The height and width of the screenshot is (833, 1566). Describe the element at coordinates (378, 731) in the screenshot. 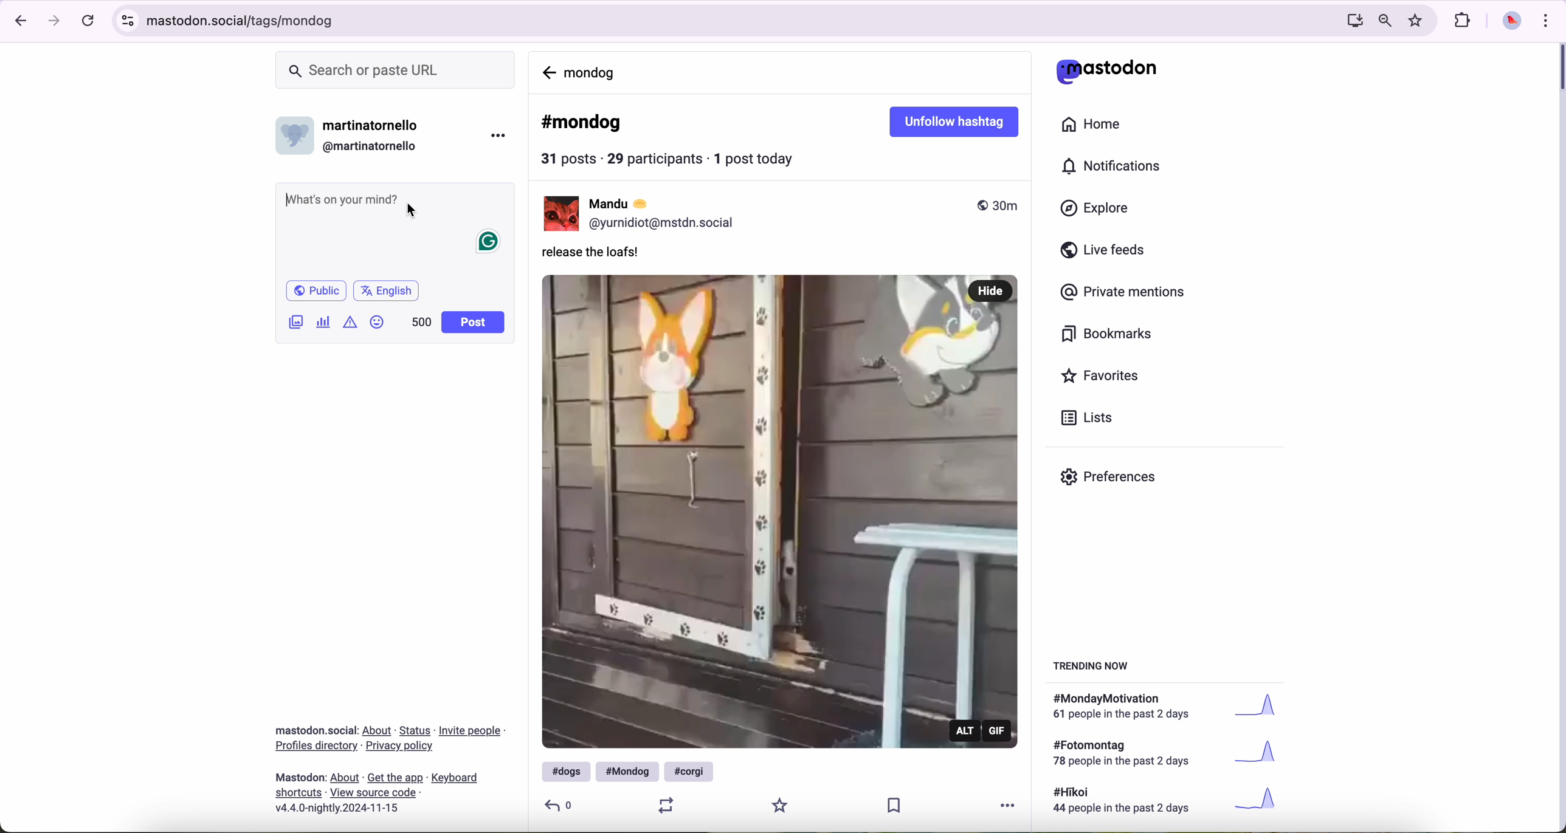

I see `link` at that location.